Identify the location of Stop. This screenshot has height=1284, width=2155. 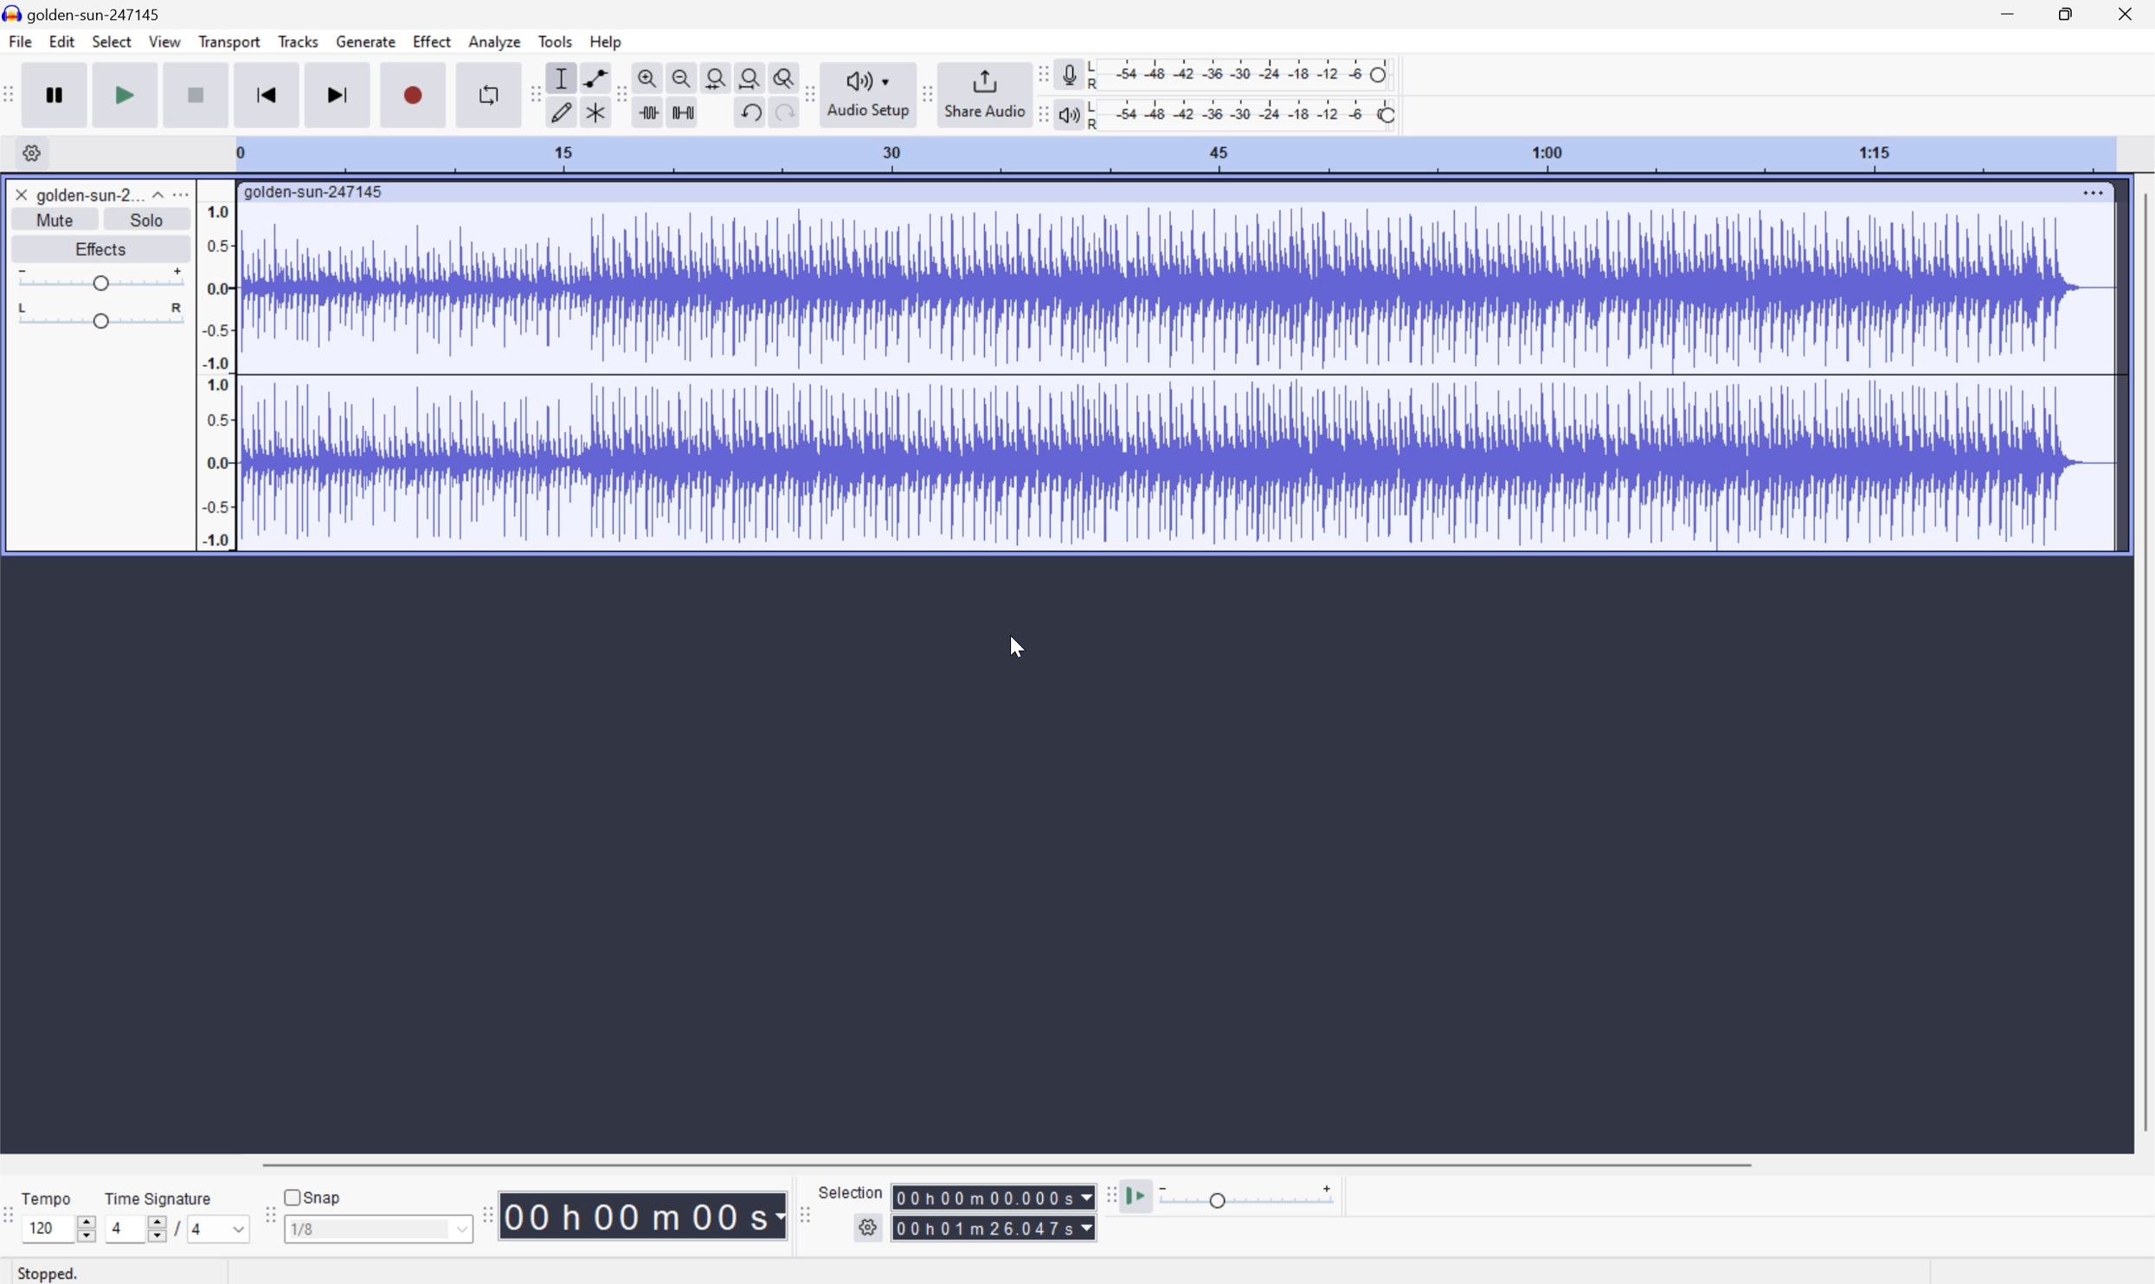
(194, 95).